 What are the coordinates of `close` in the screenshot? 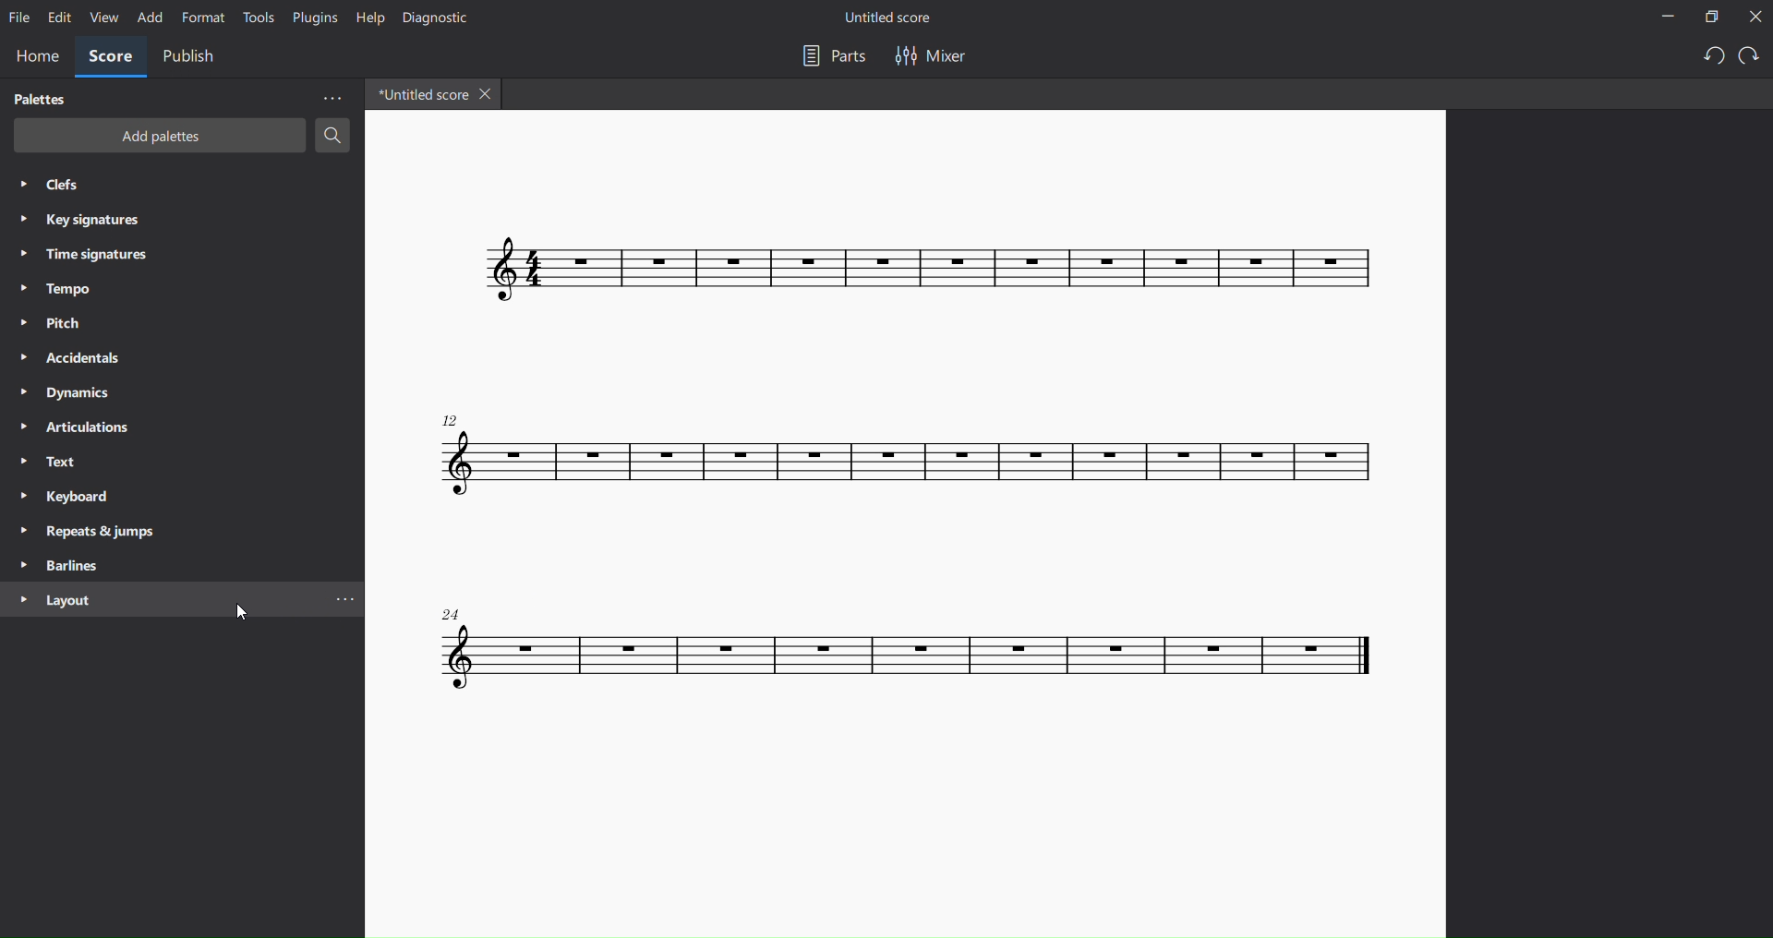 It's located at (1754, 18).